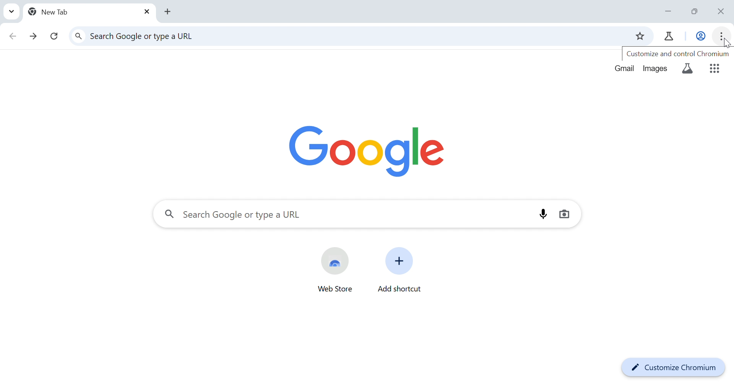 This screenshot has width=734, height=385. What do you see at coordinates (688, 70) in the screenshot?
I see `Search labs` at bounding box center [688, 70].